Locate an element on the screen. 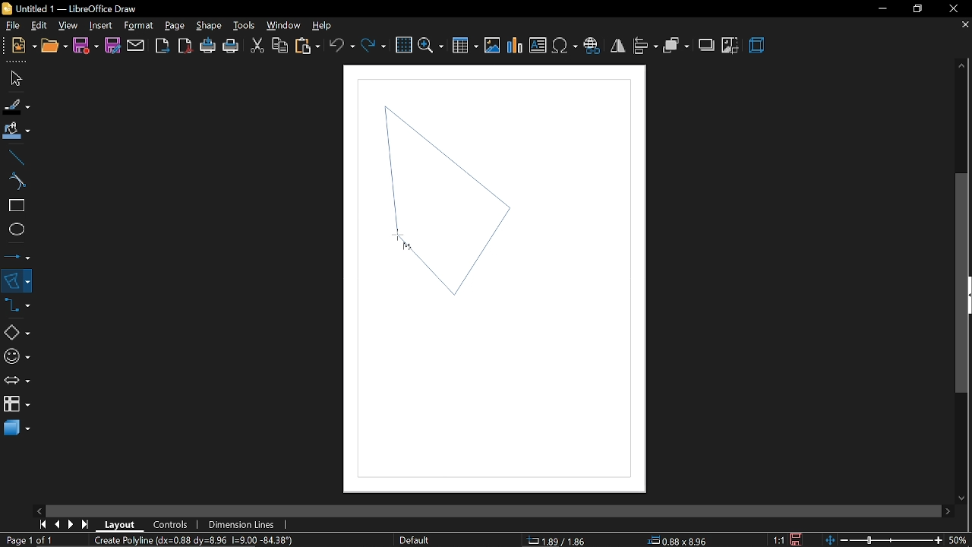 This screenshot has width=972, height=547. tools is located at coordinates (244, 26).